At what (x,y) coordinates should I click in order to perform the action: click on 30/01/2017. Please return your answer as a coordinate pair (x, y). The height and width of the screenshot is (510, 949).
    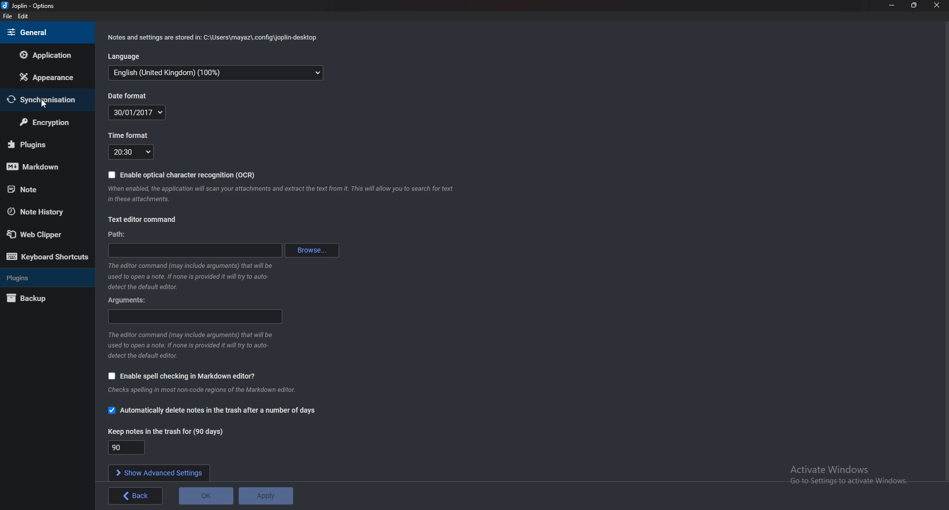
    Looking at the image, I should click on (137, 112).